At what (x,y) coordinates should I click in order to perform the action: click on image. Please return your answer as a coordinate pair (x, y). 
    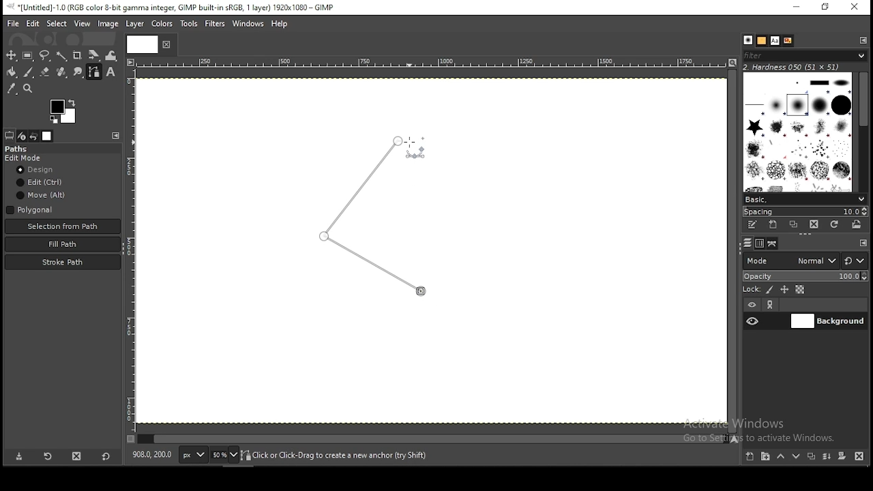
    Looking at the image, I should click on (109, 25).